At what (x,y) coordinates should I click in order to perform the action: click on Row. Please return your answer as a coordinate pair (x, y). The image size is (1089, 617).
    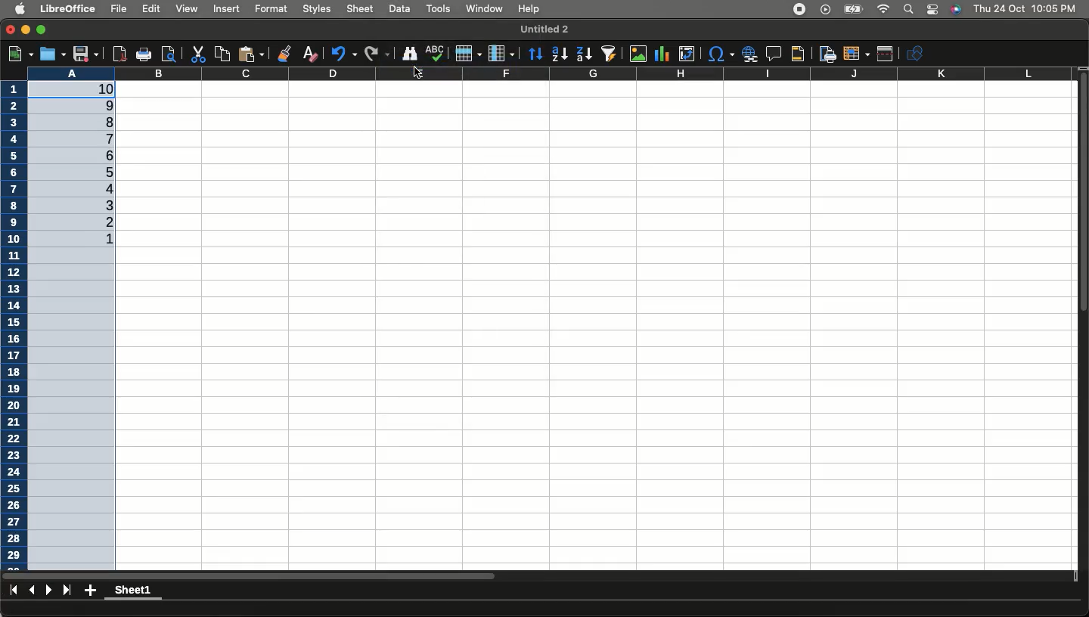
    Looking at the image, I should click on (468, 53).